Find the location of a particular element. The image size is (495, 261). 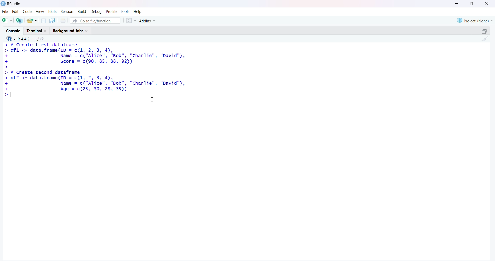

grid is located at coordinates (131, 21).